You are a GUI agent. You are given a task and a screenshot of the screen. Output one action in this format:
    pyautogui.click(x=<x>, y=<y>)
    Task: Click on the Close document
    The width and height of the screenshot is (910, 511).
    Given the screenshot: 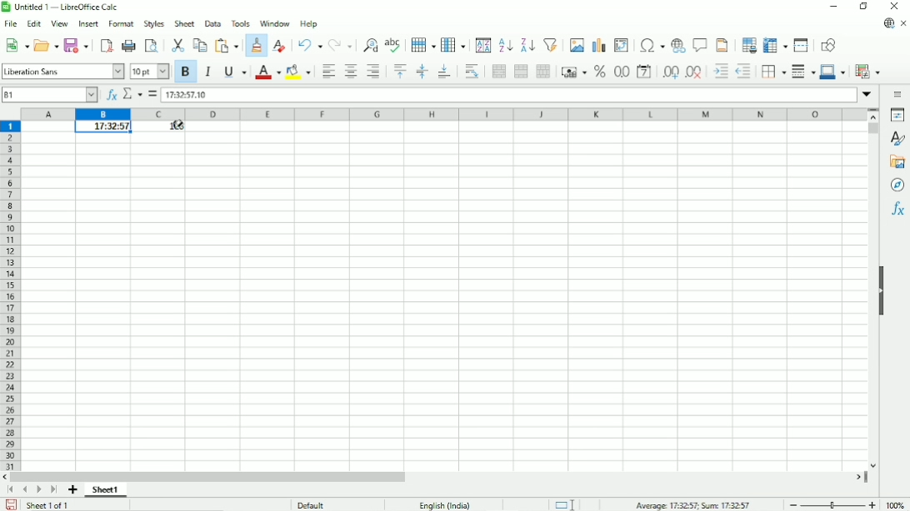 What is the action you would take?
    pyautogui.click(x=903, y=23)
    